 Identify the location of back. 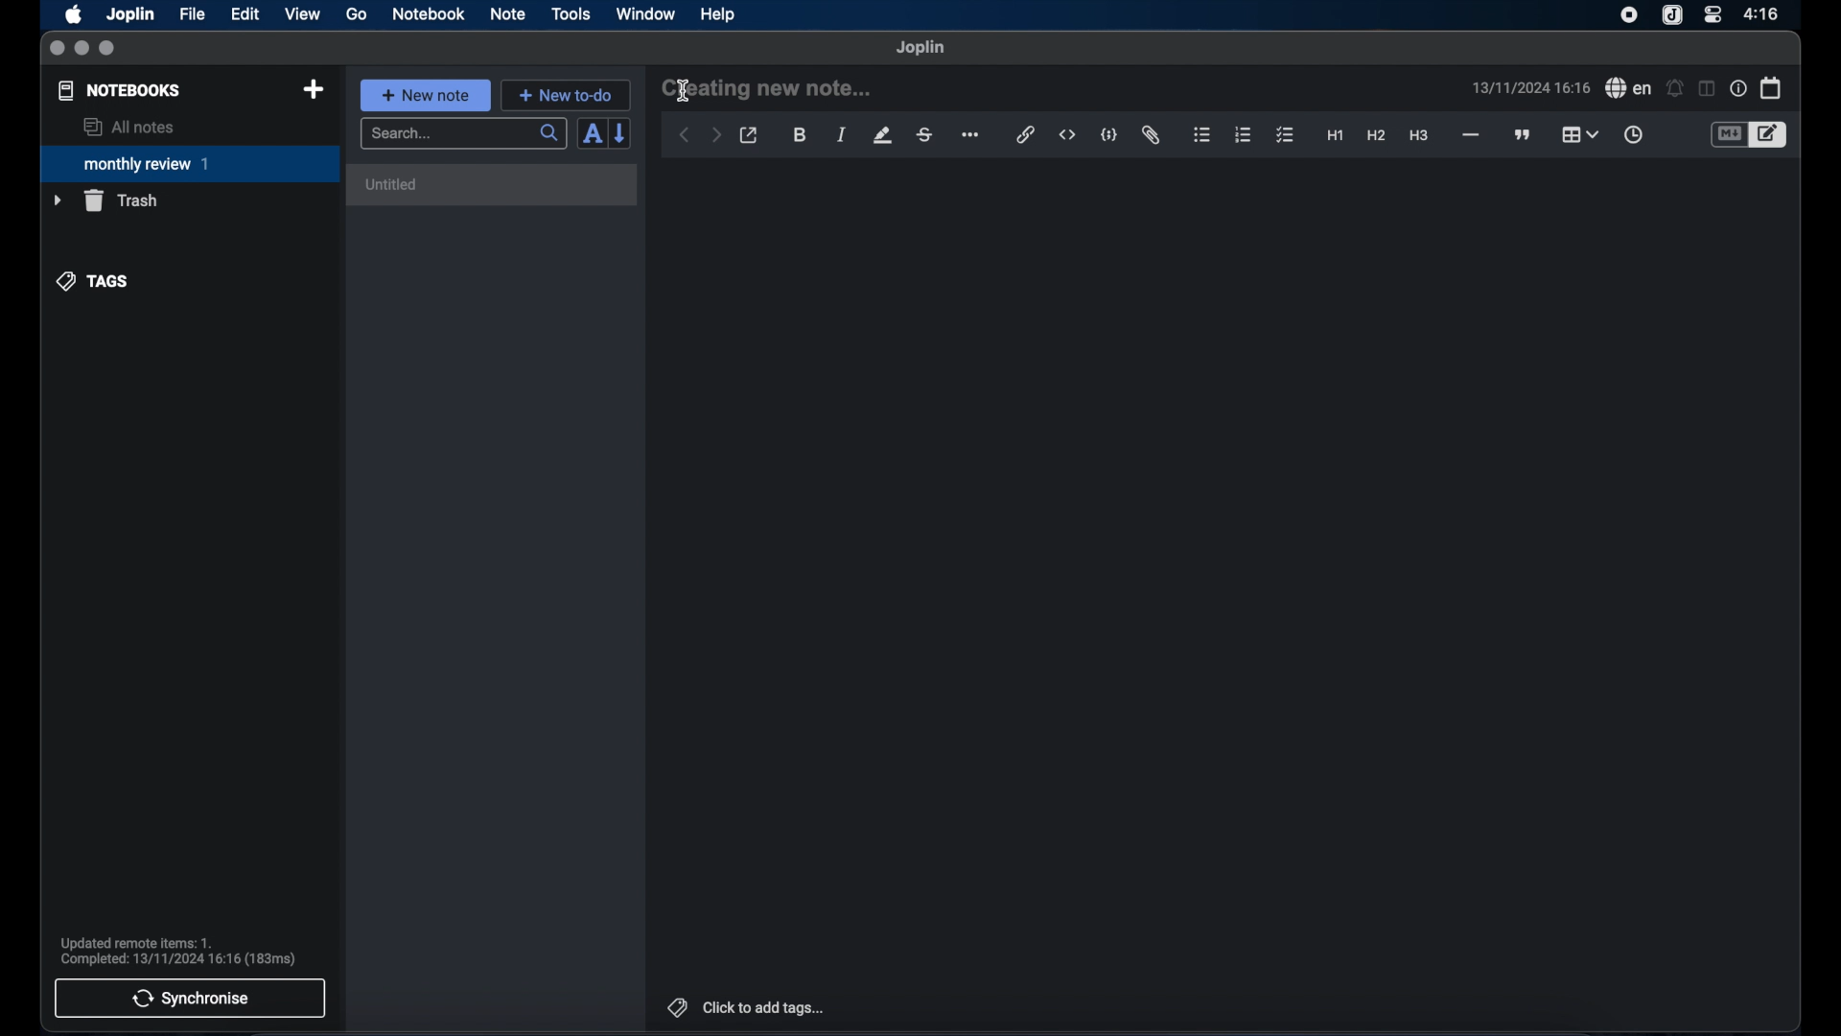
(685, 135).